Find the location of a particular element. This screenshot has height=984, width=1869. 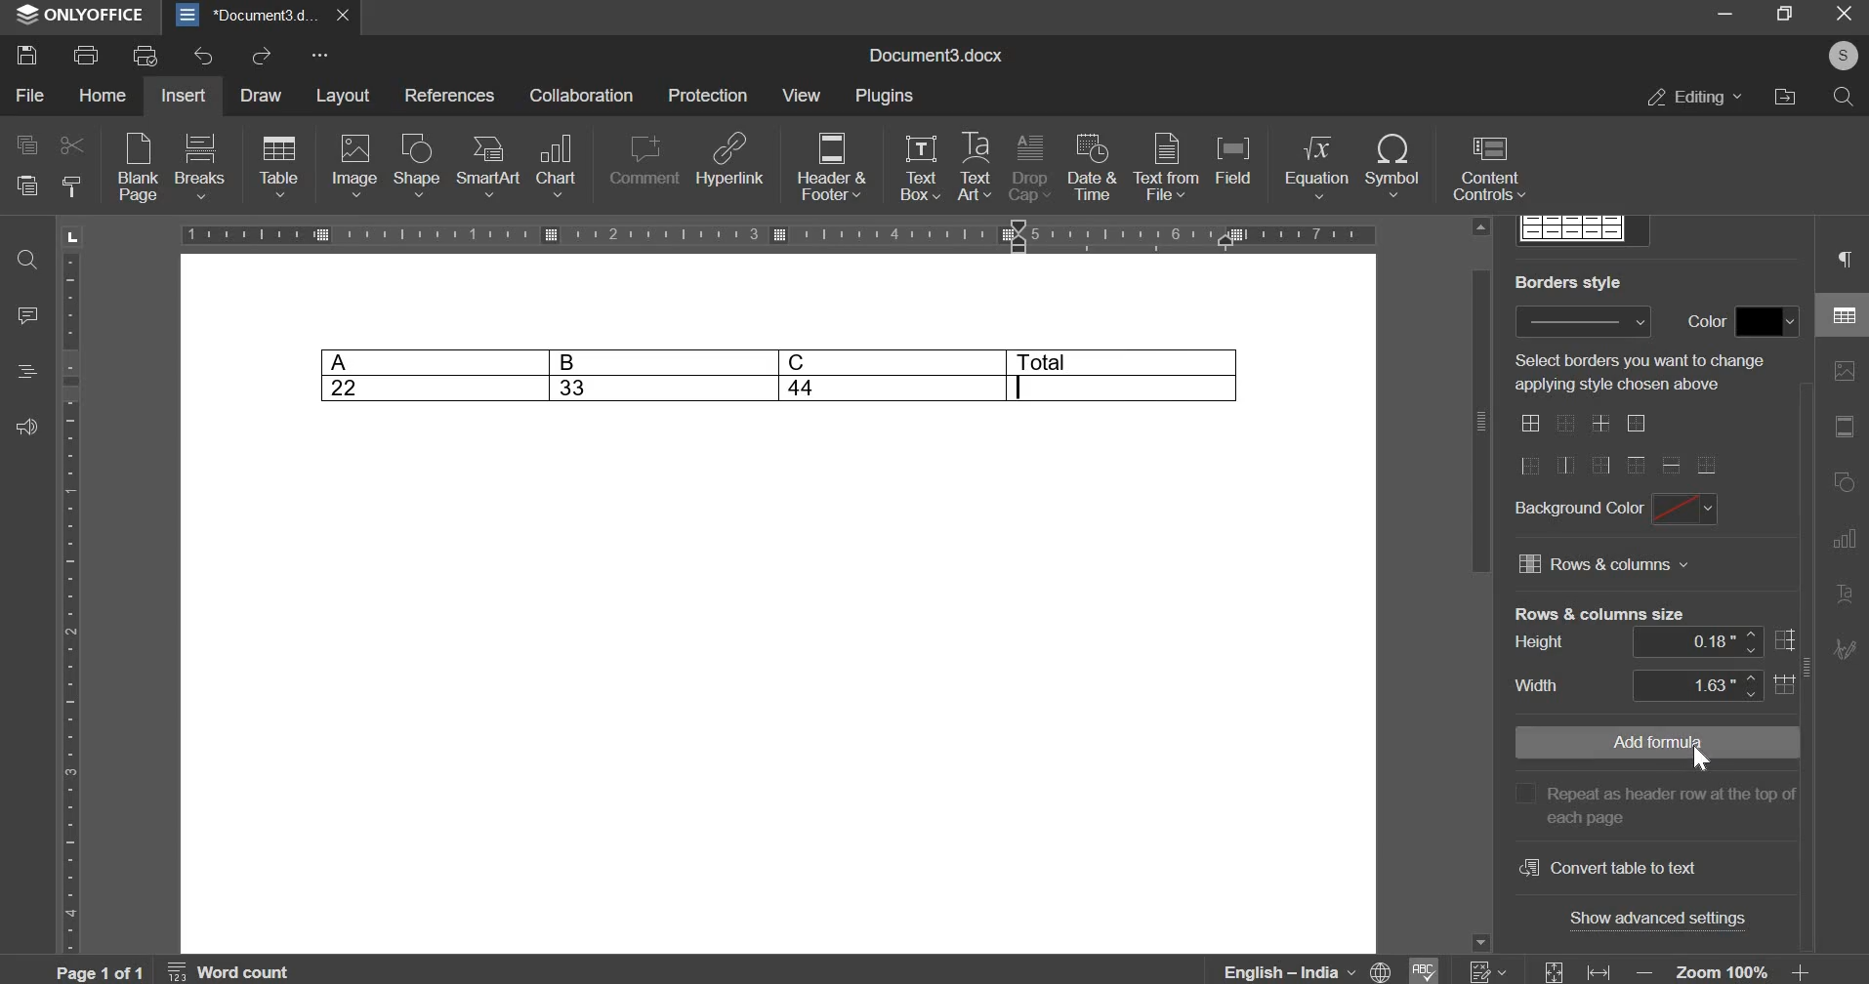

spelling is located at coordinates (1424, 969).